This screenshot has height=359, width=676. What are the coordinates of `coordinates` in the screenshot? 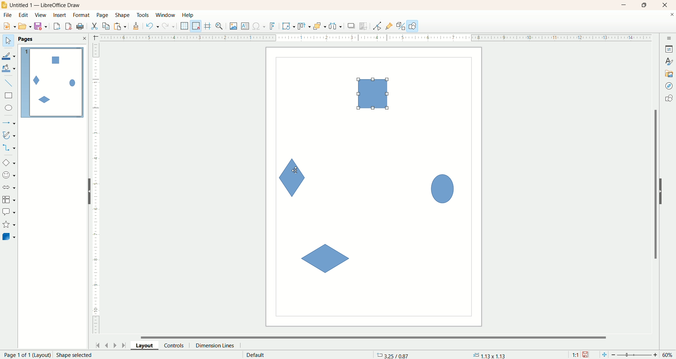 It's located at (394, 355).